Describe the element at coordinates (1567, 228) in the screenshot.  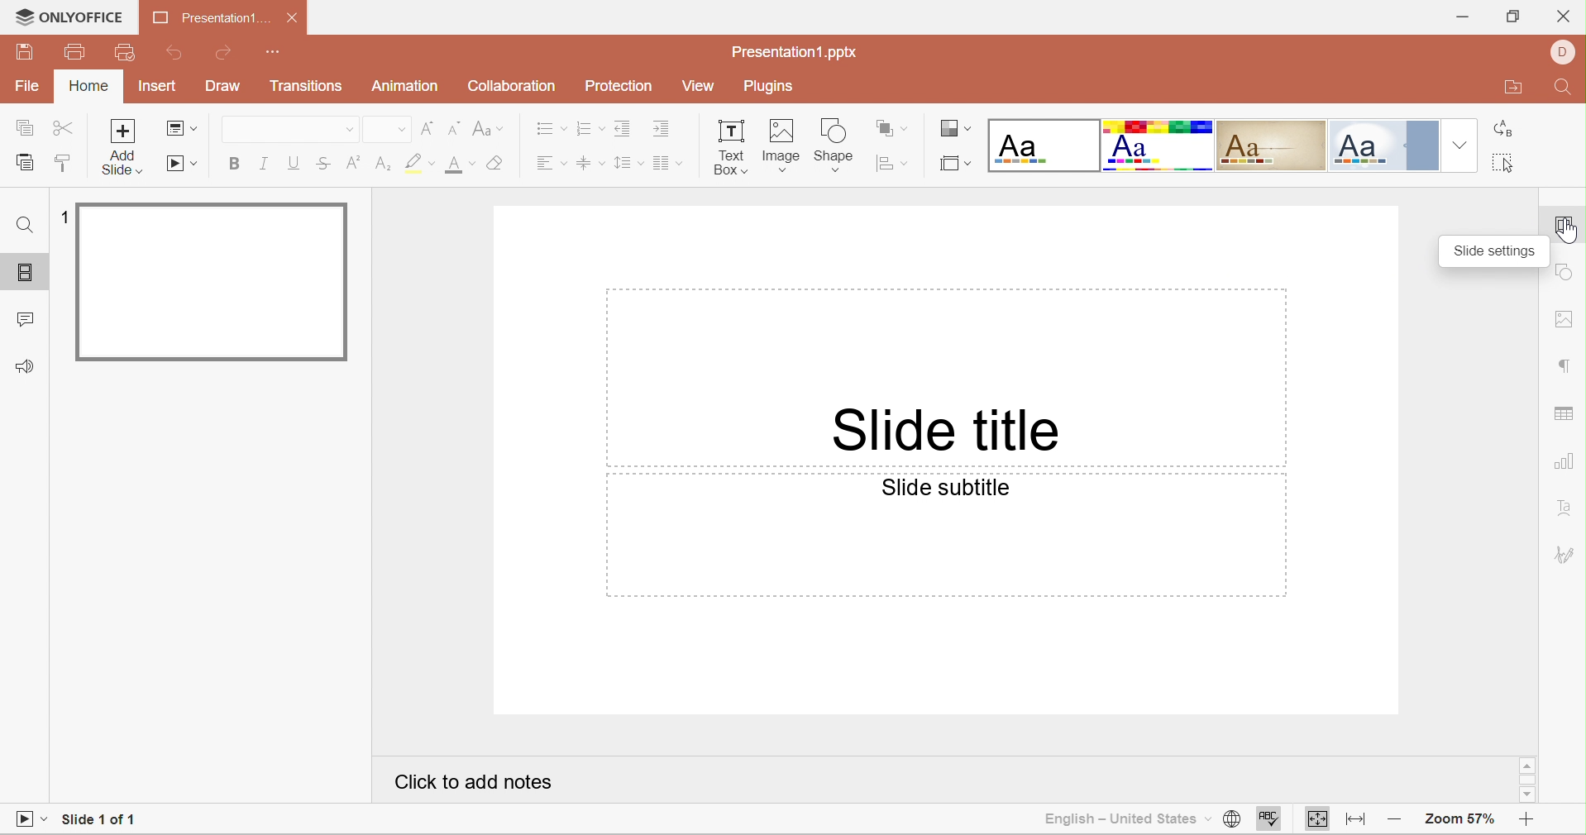
I see `slide settings` at that location.